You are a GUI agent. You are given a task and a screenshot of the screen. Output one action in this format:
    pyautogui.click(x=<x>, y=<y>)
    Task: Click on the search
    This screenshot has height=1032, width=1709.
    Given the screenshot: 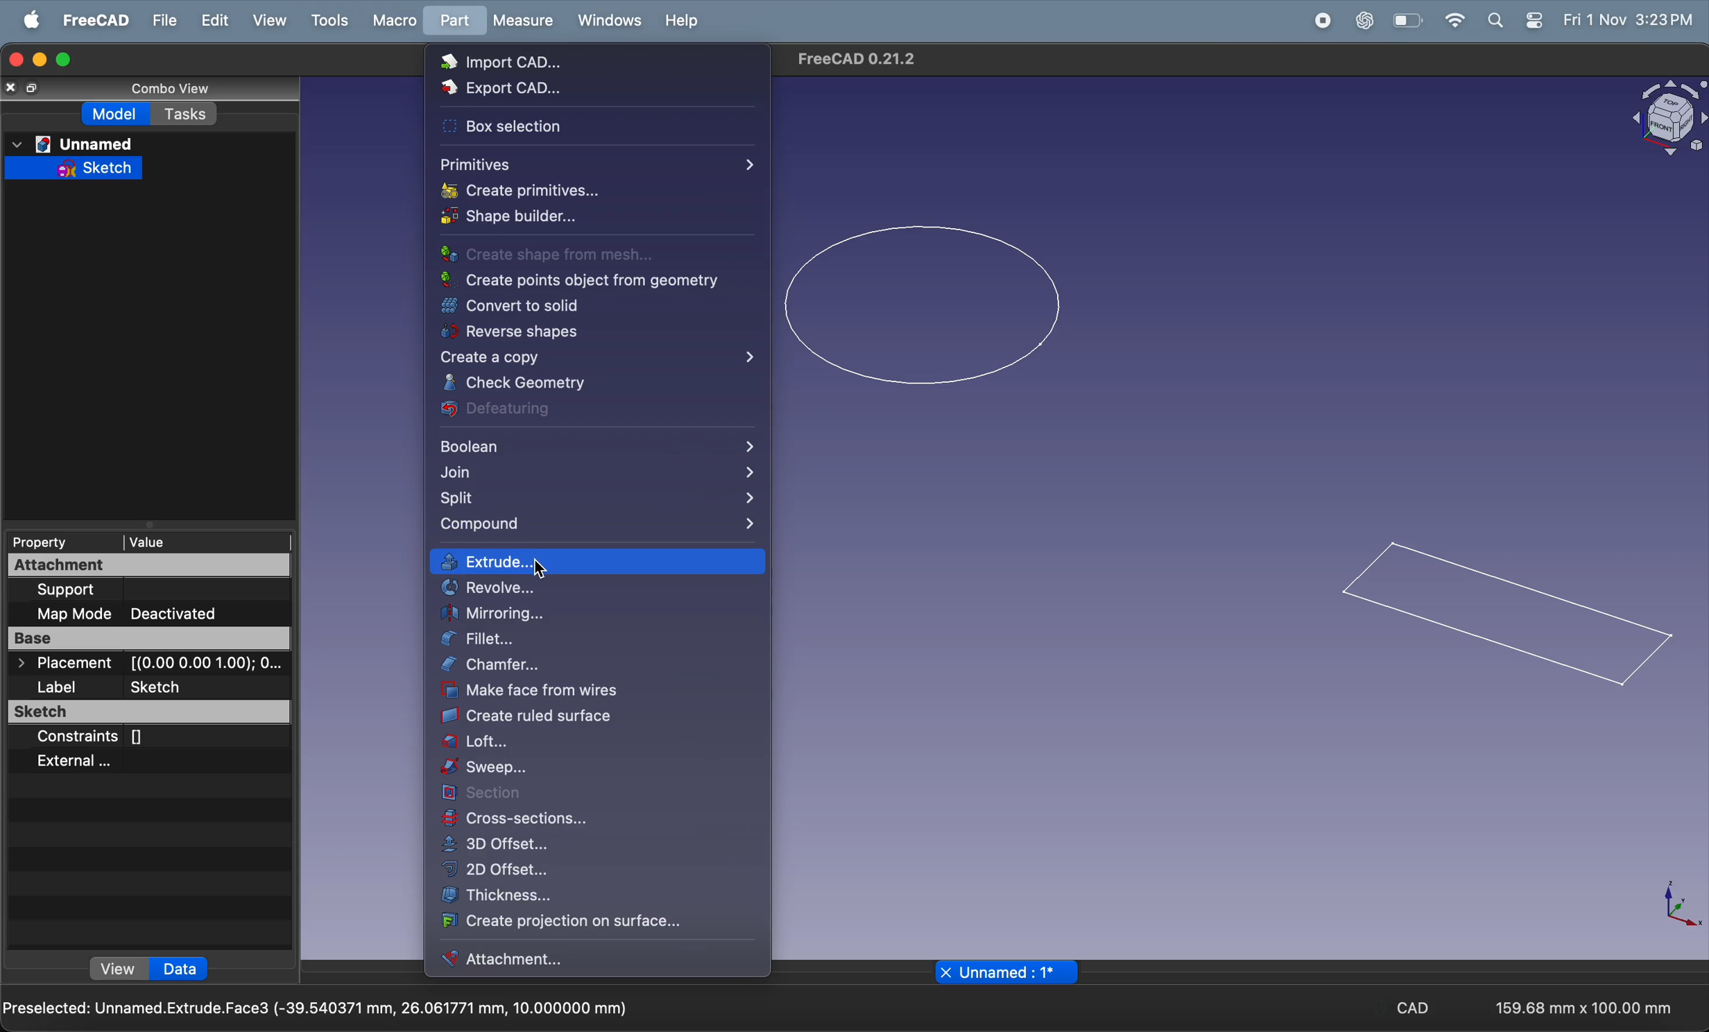 What is the action you would take?
    pyautogui.click(x=1496, y=21)
    